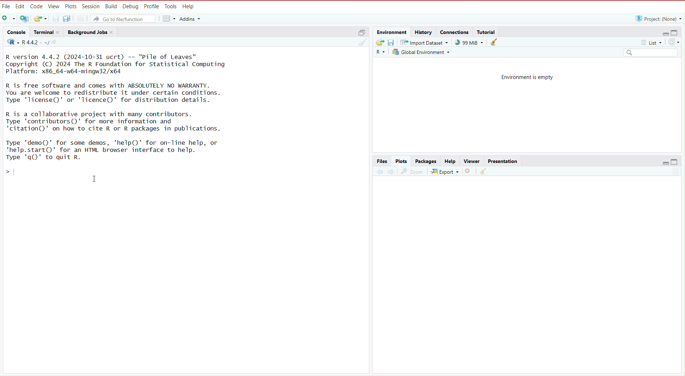  Describe the element at coordinates (469, 171) in the screenshot. I see `remove the current plot` at that location.